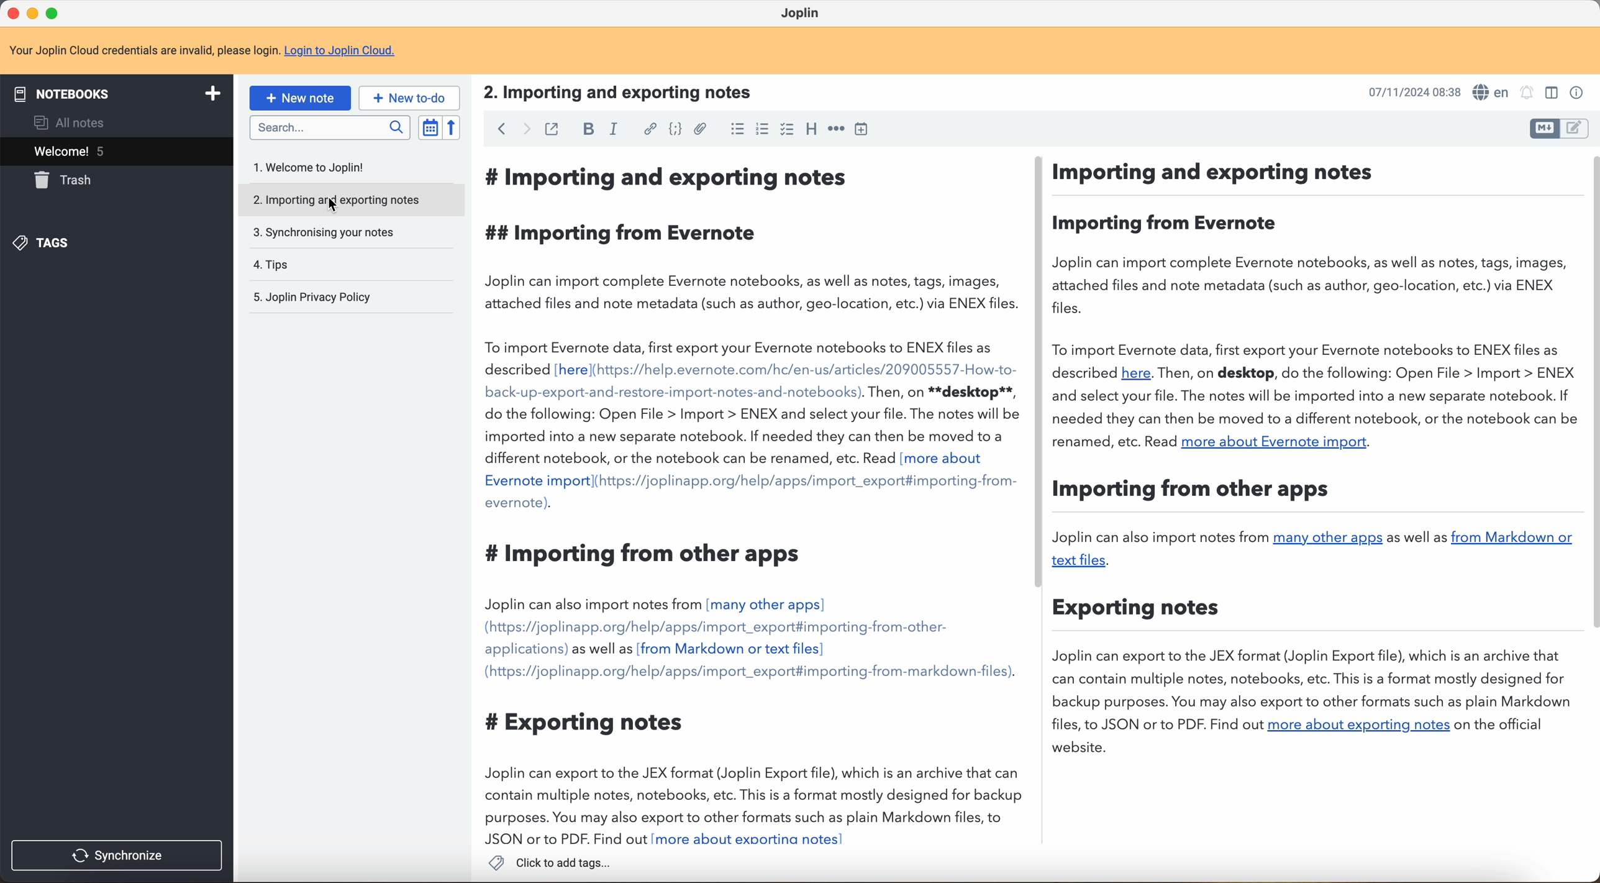 Image resolution: width=1600 pixels, height=883 pixels. I want to click on 21/12/2024 21:23, so click(1408, 91).